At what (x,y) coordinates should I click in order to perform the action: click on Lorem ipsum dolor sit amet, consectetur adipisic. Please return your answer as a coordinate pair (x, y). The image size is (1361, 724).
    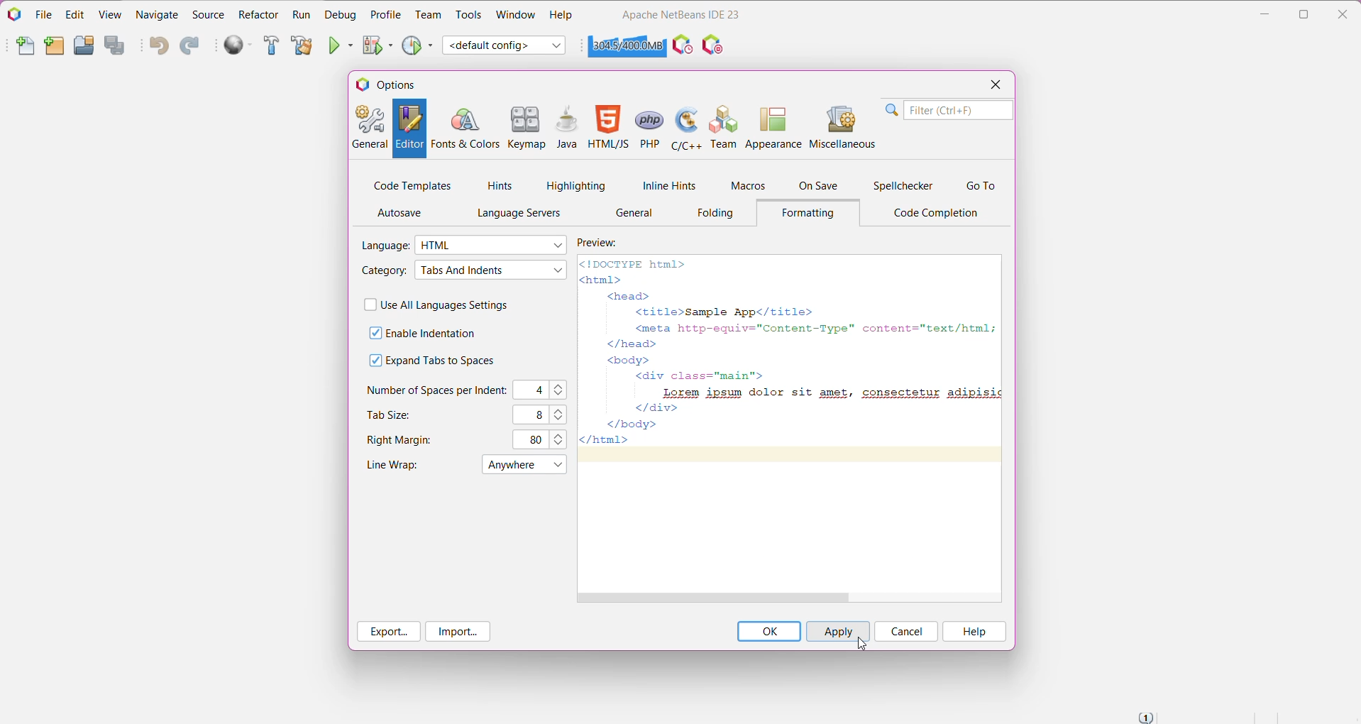
    Looking at the image, I should click on (826, 392).